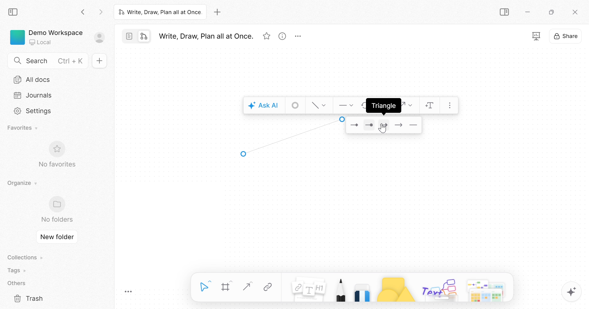 The height and width of the screenshot is (309, 589). What do you see at coordinates (566, 37) in the screenshot?
I see `Share` at bounding box center [566, 37].